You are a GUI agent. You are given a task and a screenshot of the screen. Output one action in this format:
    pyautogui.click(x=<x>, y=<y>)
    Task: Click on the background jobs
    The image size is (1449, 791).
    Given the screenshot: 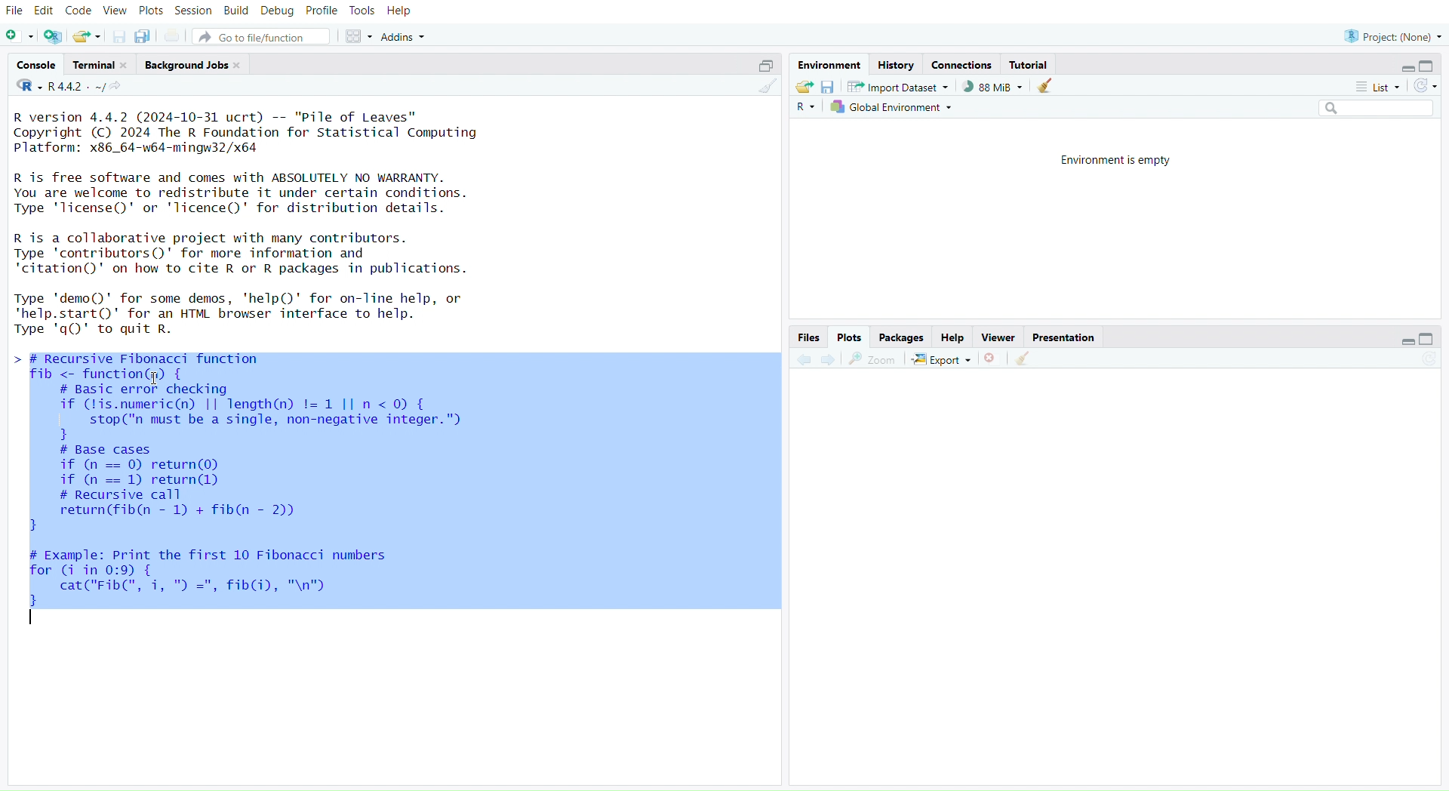 What is the action you would take?
    pyautogui.click(x=194, y=66)
    